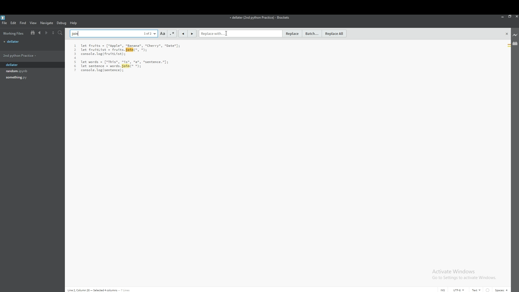 The height and width of the screenshot is (292, 519). I want to click on replace, so click(292, 34).